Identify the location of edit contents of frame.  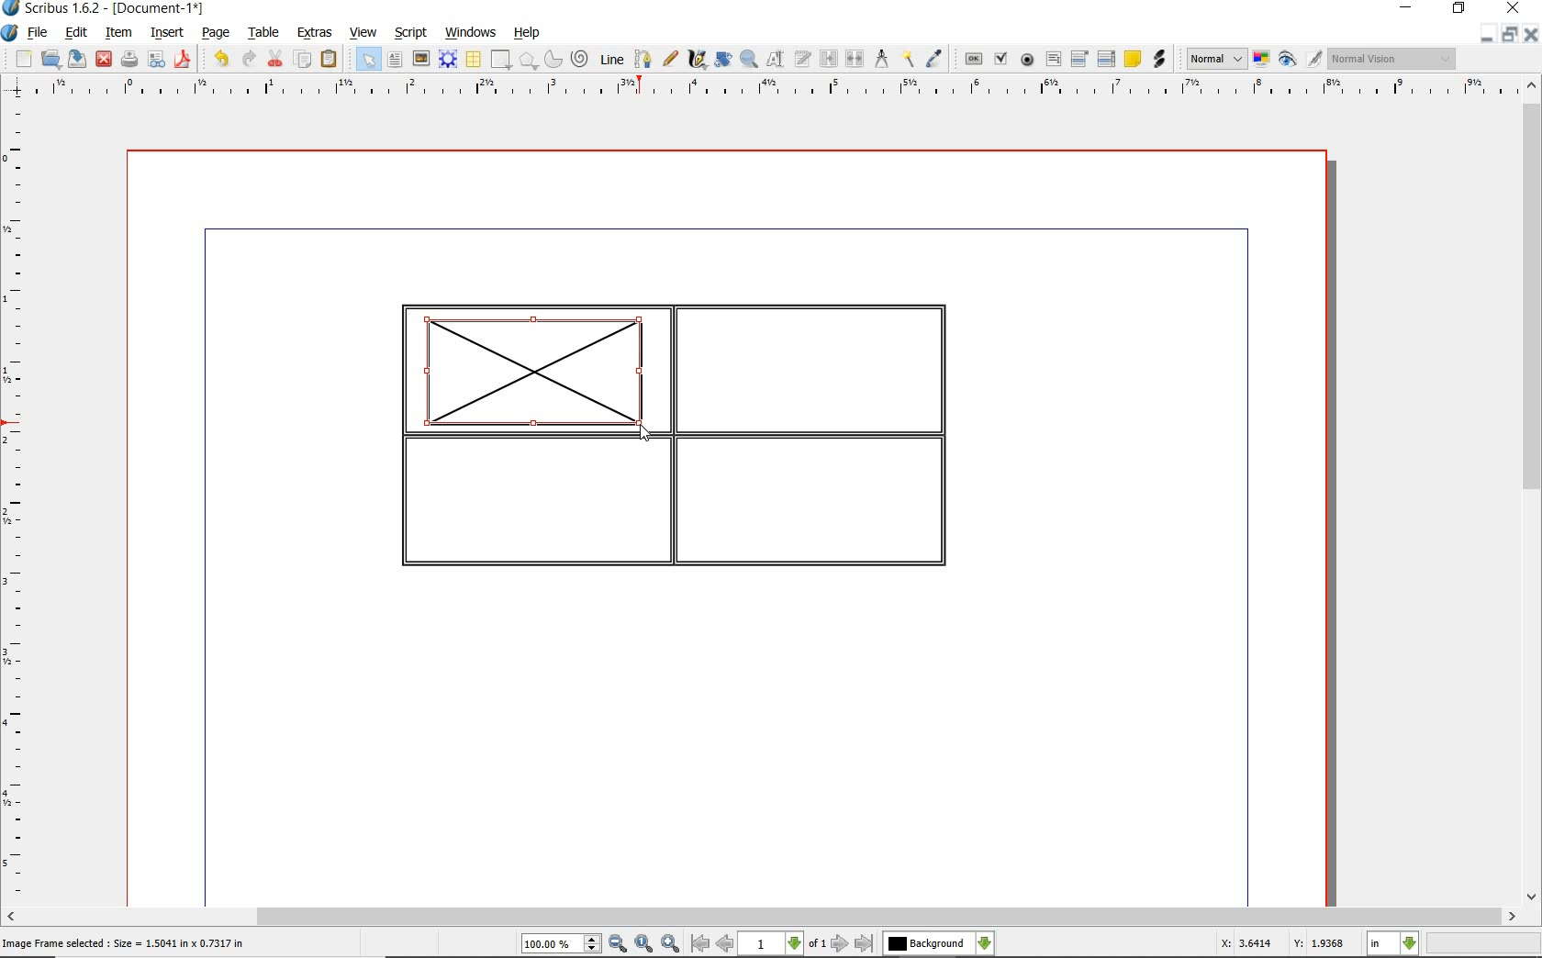
(776, 60).